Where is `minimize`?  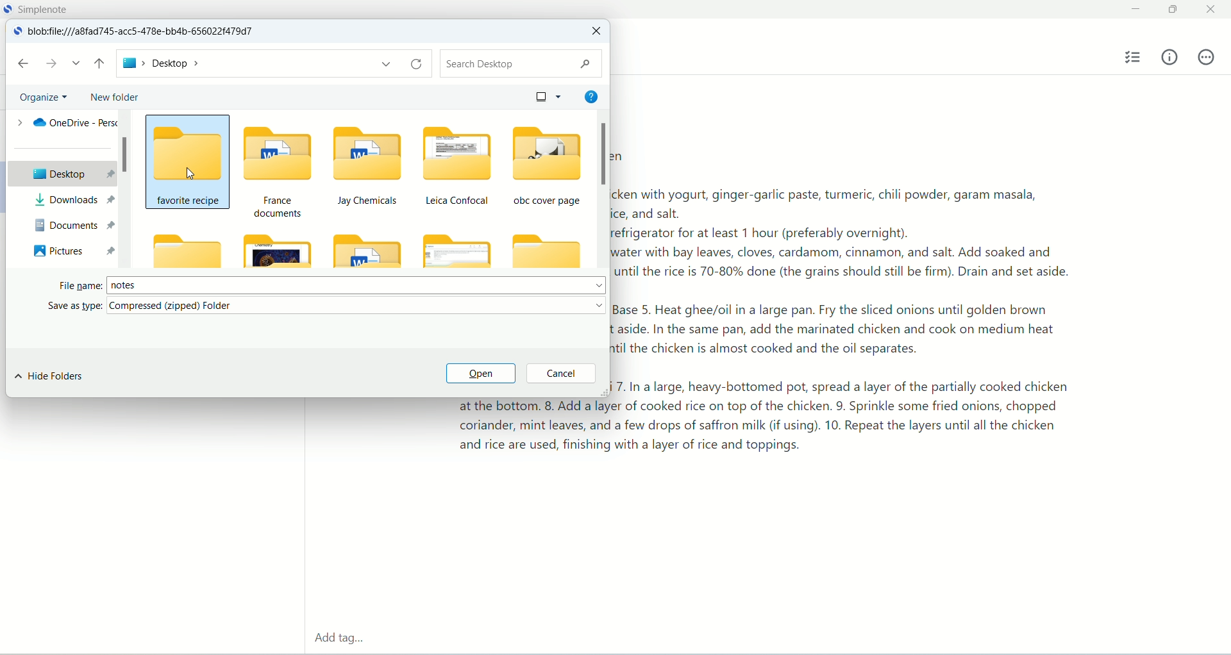
minimize is located at coordinates (1134, 10).